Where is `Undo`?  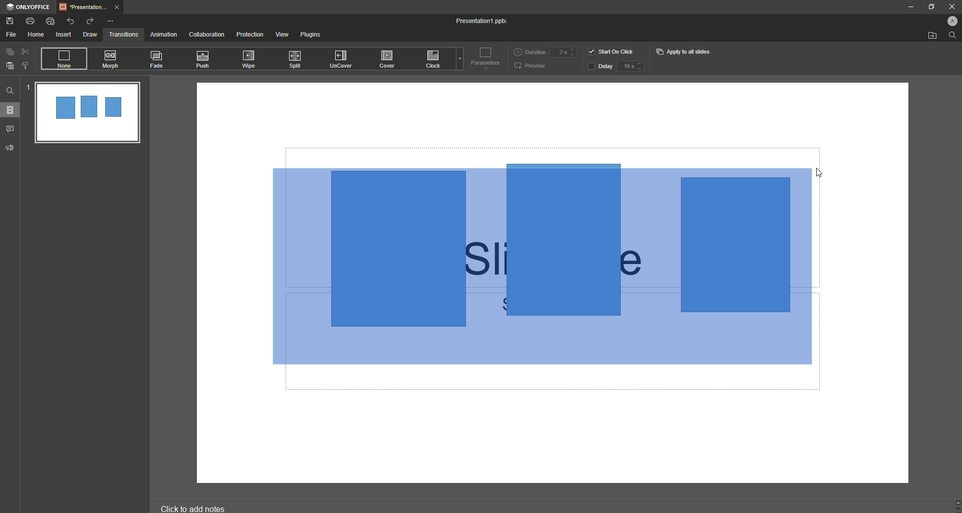 Undo is located at coordinates (71, 21).